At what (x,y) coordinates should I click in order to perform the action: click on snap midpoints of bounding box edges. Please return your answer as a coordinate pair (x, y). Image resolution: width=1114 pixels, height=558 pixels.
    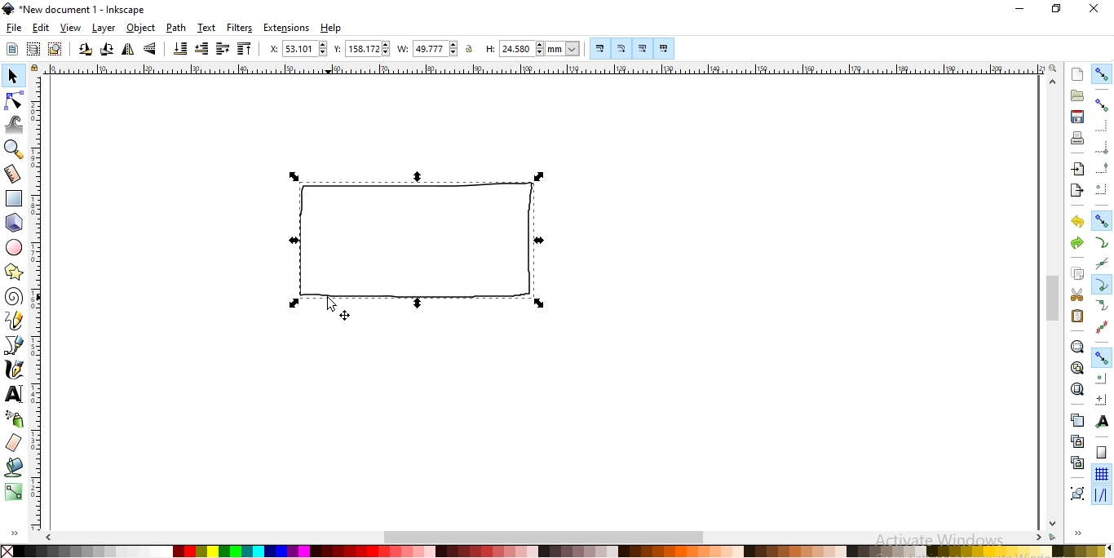
    Looking at the image, I should click on (1103, 166).